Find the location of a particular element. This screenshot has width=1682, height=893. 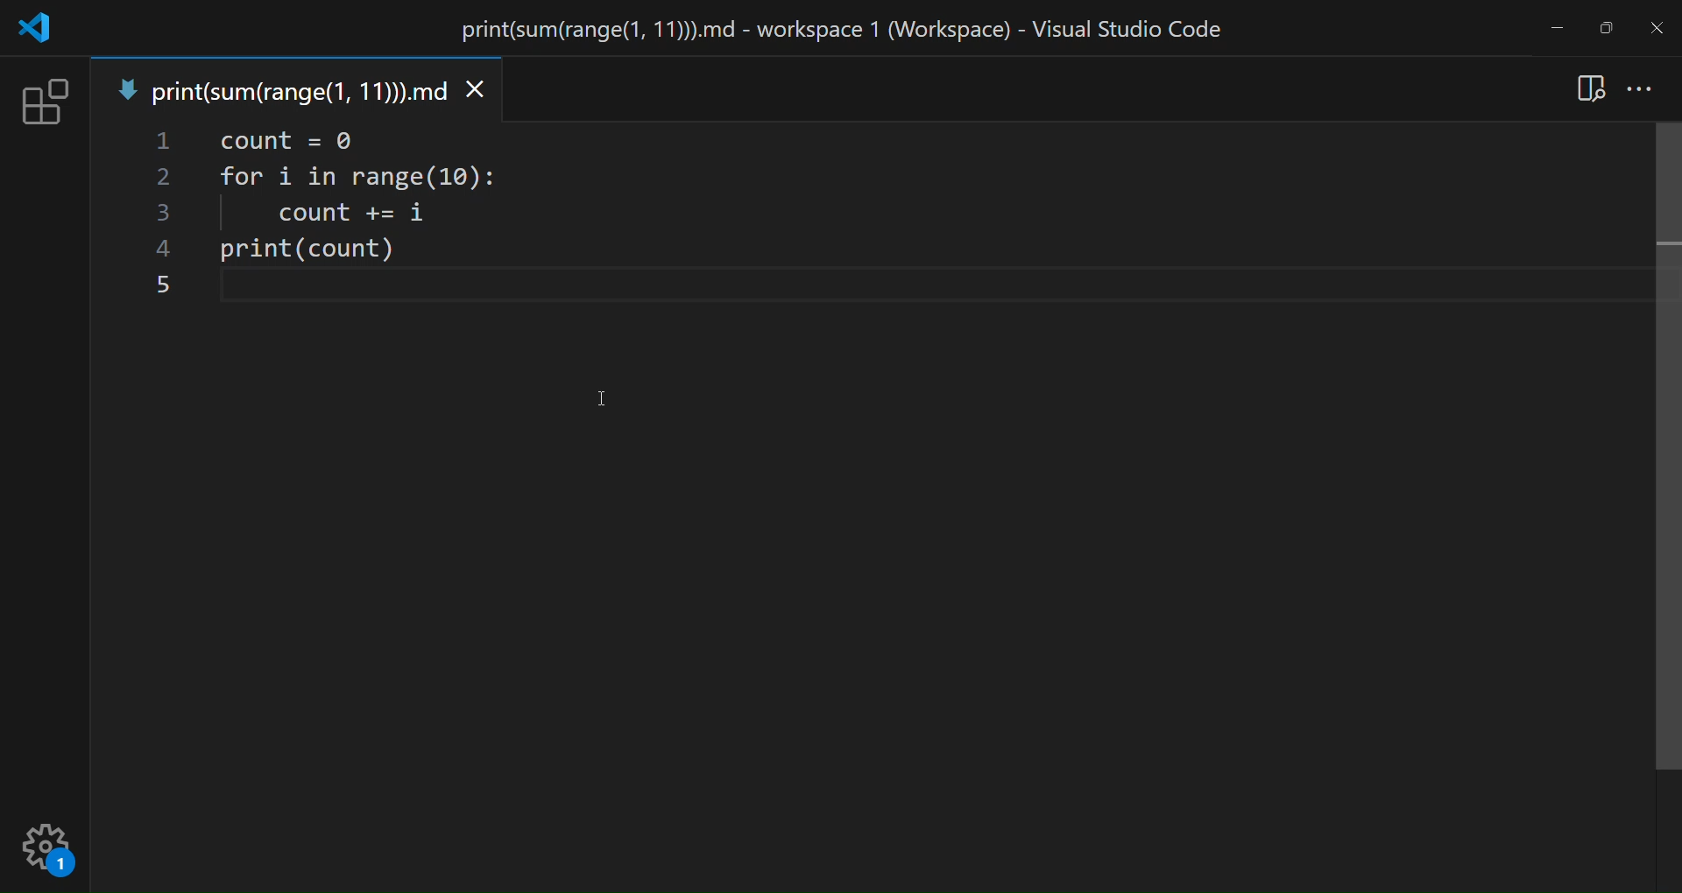

extension is located at coordinates (41, 104).